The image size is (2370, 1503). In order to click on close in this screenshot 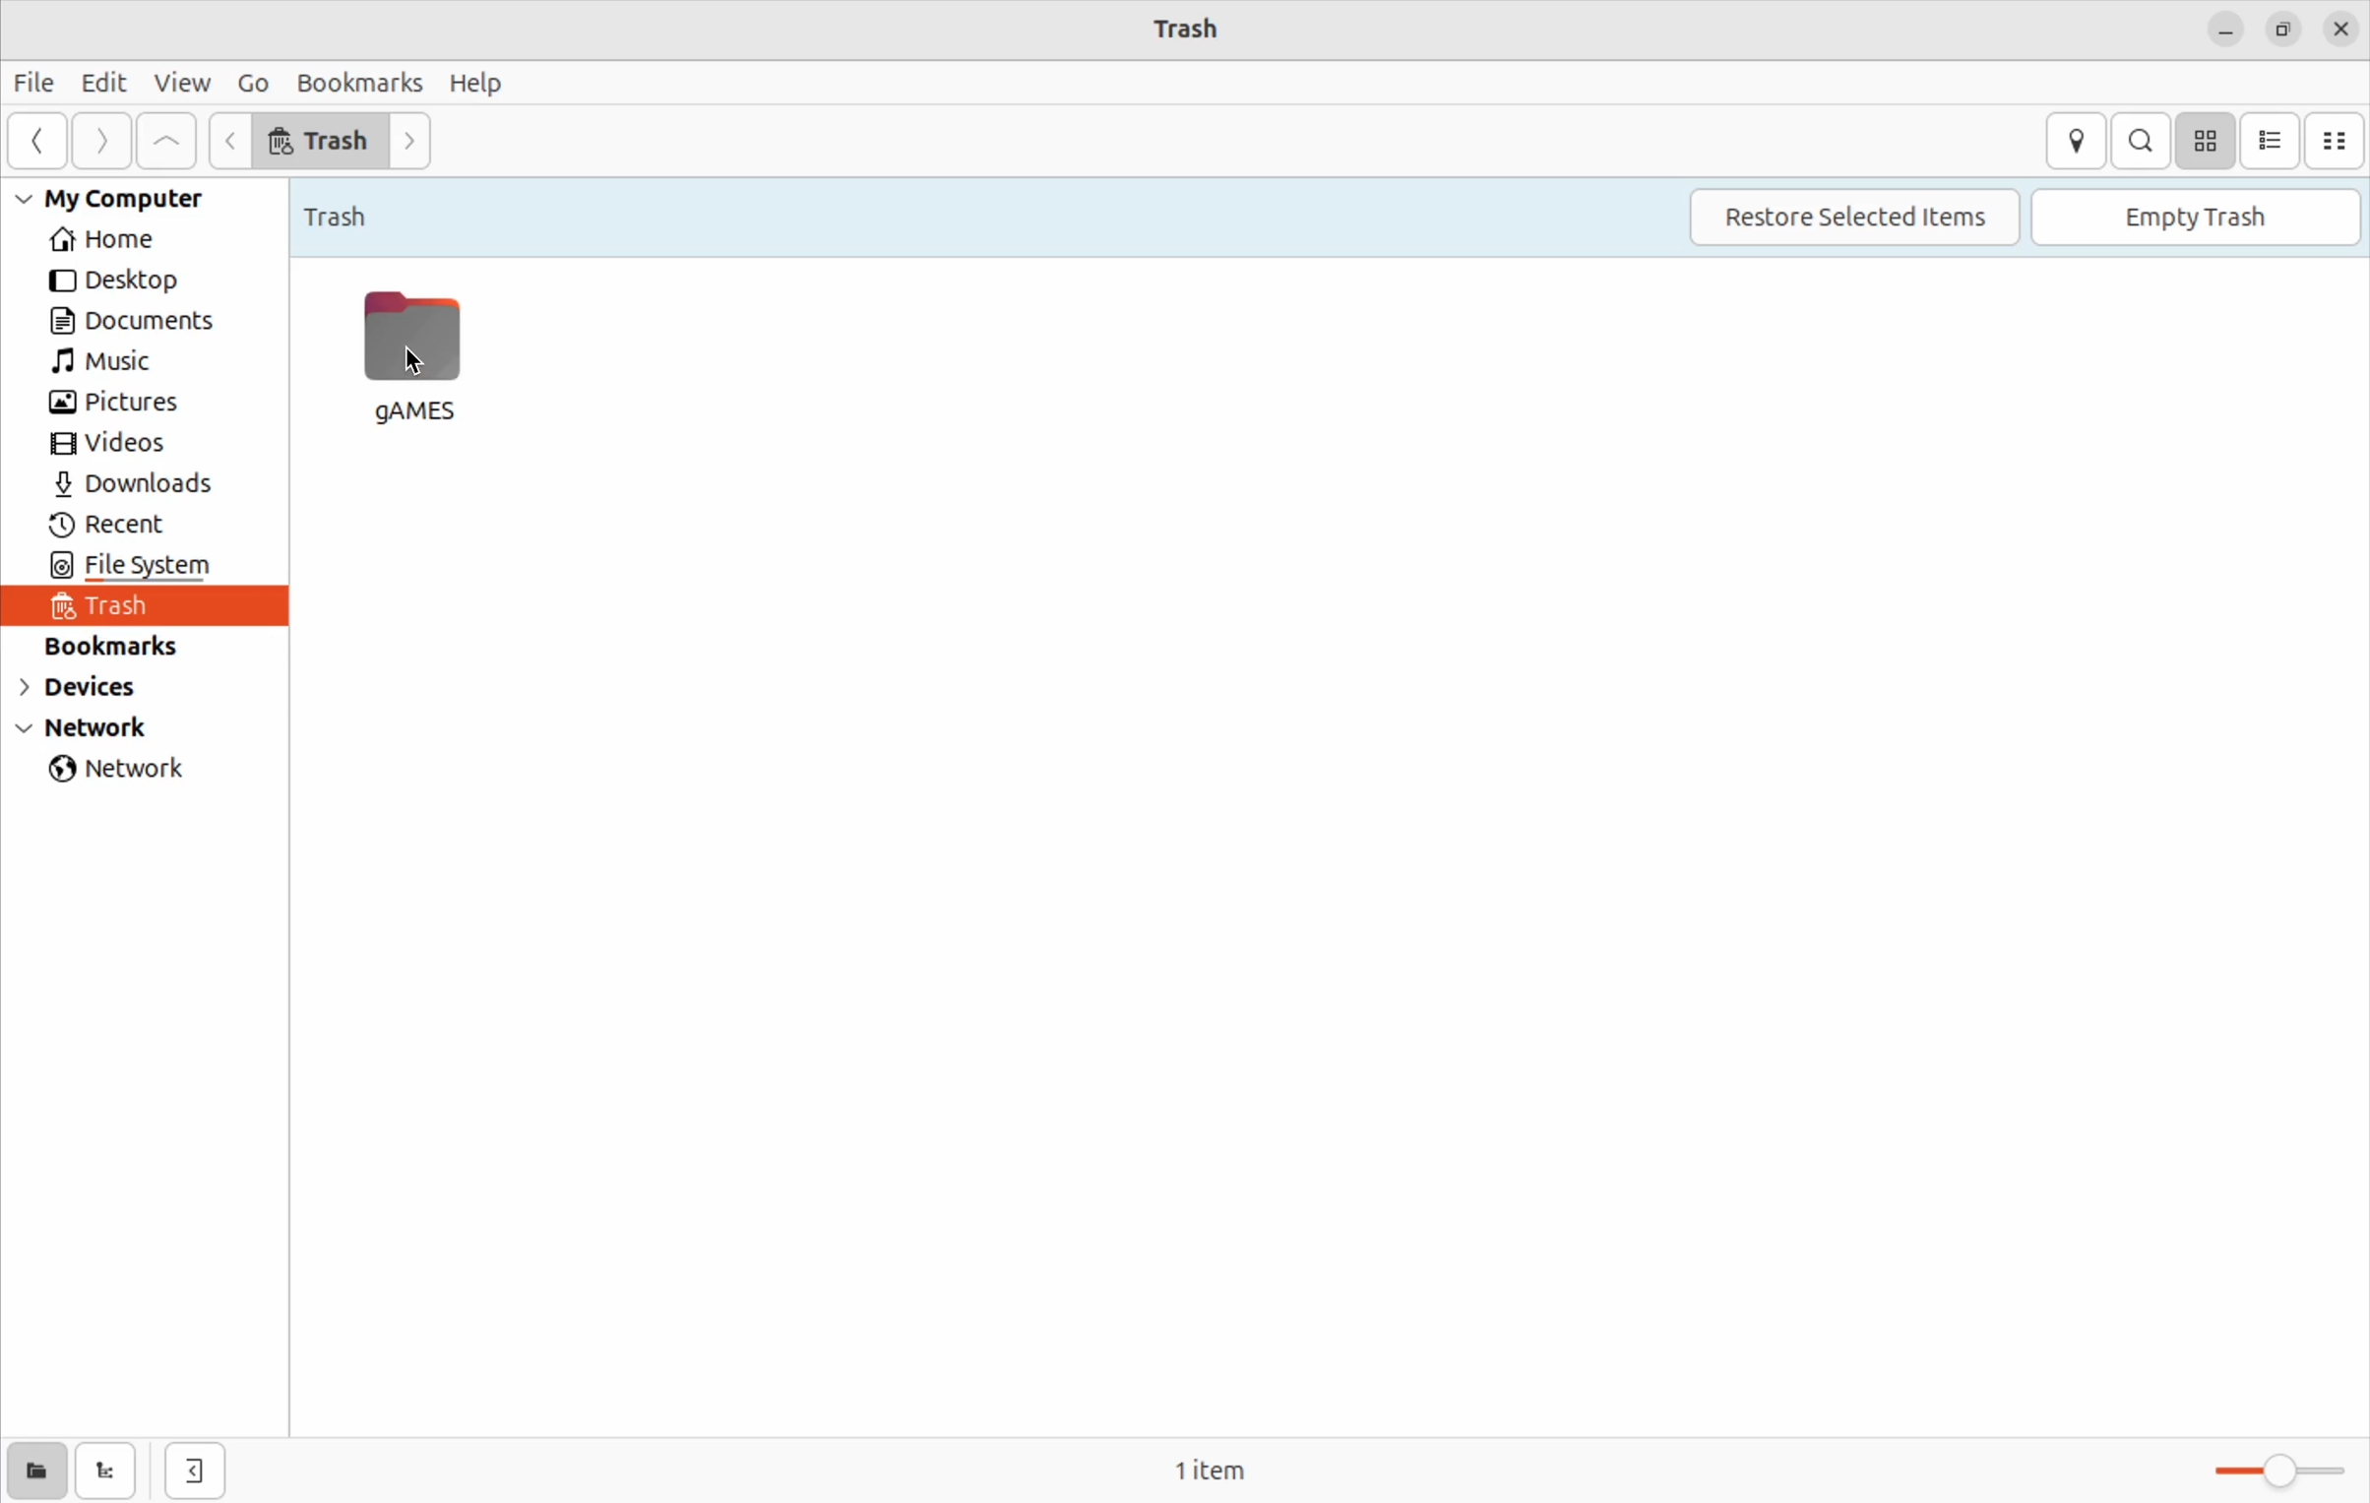, I will do `click(2341, 31)`.